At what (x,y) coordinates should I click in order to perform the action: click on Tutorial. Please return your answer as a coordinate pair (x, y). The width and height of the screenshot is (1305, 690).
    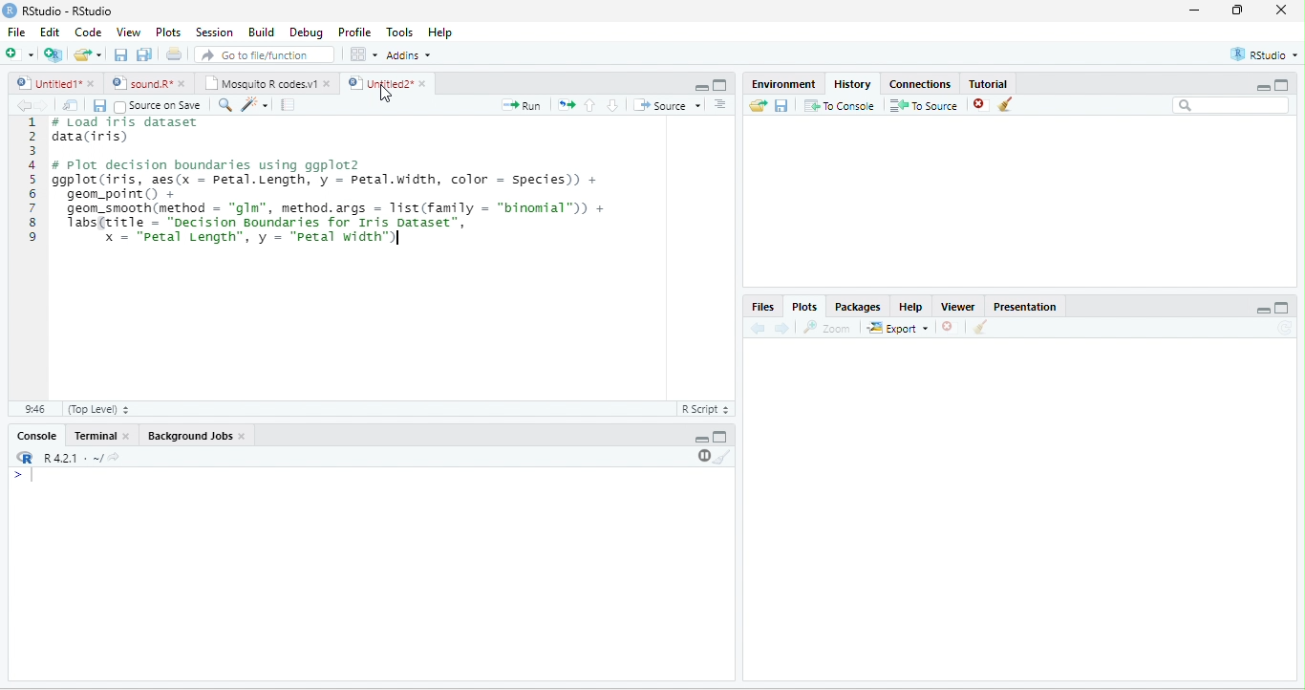
    Looking at the image, I should click on (989, 84).